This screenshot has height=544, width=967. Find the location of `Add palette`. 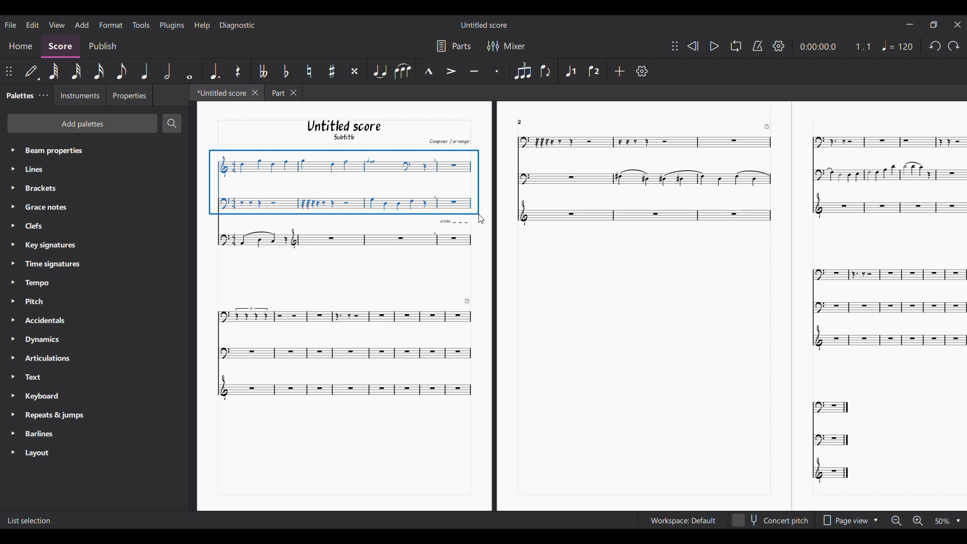

Add palette is located at coordinates (83, 123).